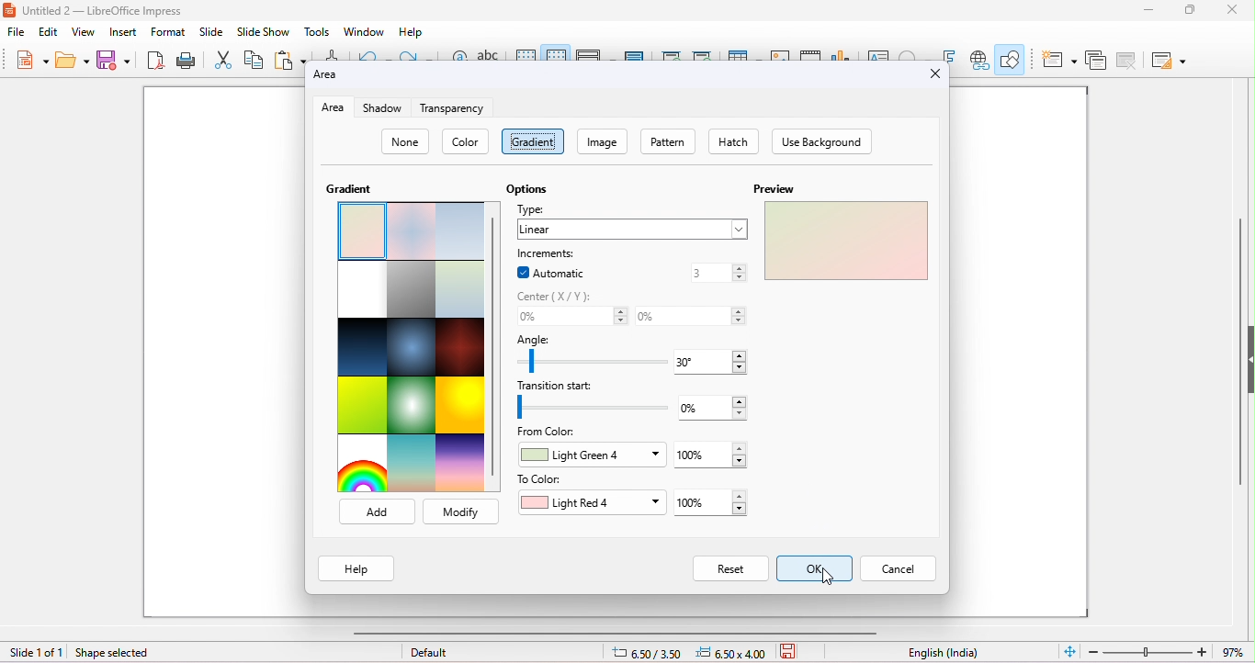  Describe the element at coordinates (153, 59) in the screenshot. I see `export pdf` at that location.